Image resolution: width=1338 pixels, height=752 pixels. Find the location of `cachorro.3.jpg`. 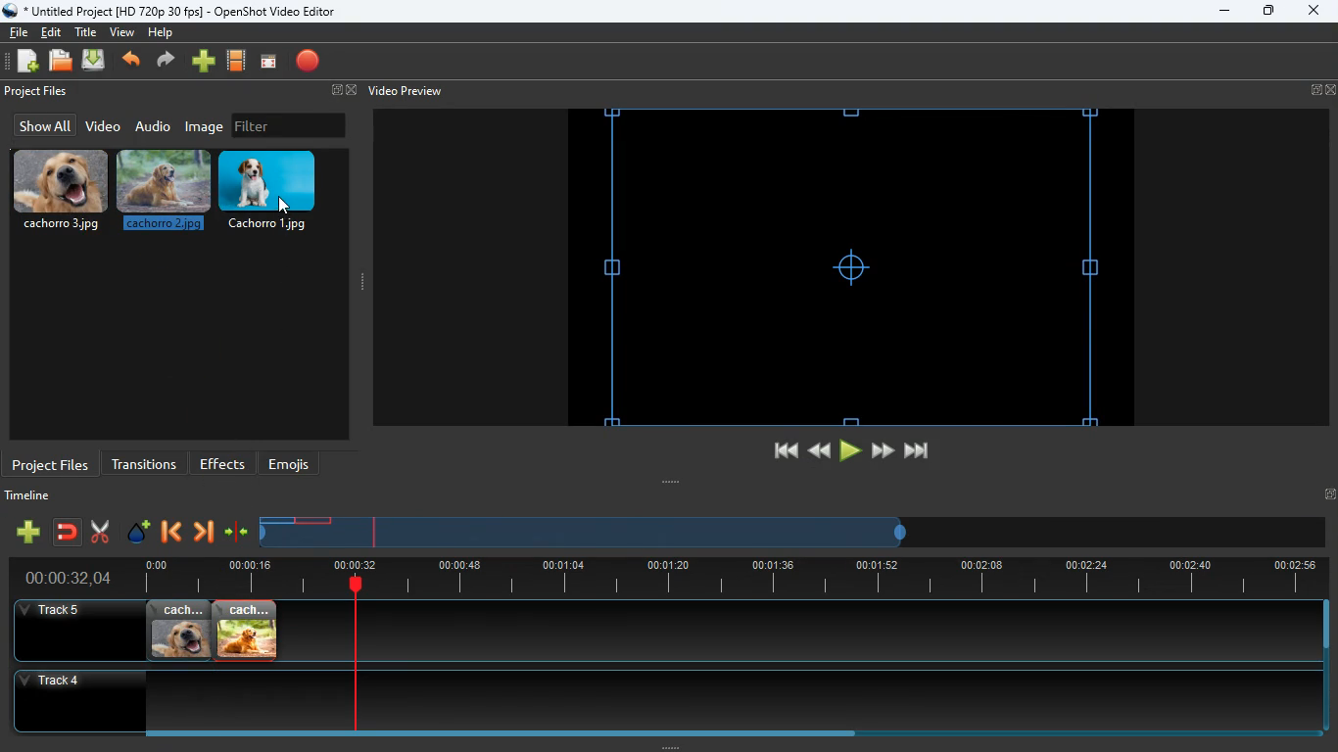

cachorro.3.jpg is located at coordinates (61, 191).